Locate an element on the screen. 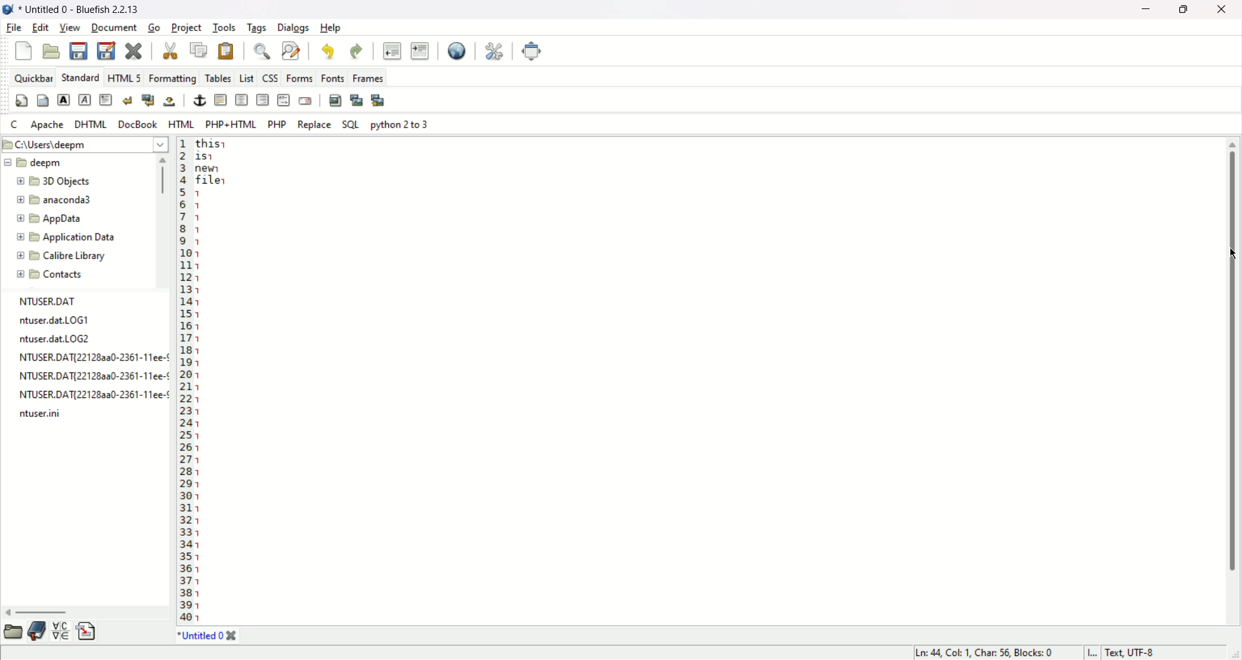  quickbar is located at coordinates (33, 78).